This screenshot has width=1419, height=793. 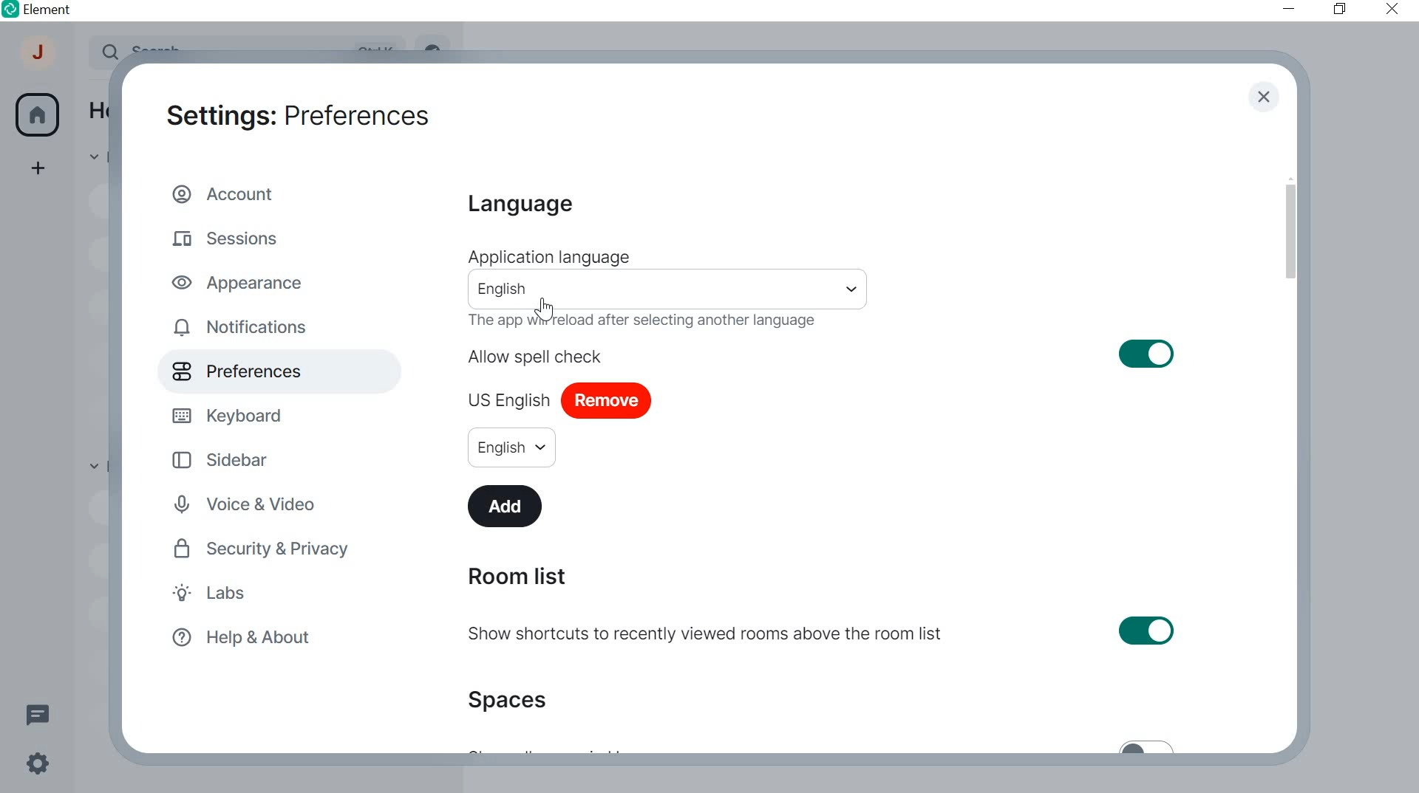 What do you see at coordinates (1290, 9) in the screenshot?
I see `MINIMIZE` at bounding box center [1290, 9].